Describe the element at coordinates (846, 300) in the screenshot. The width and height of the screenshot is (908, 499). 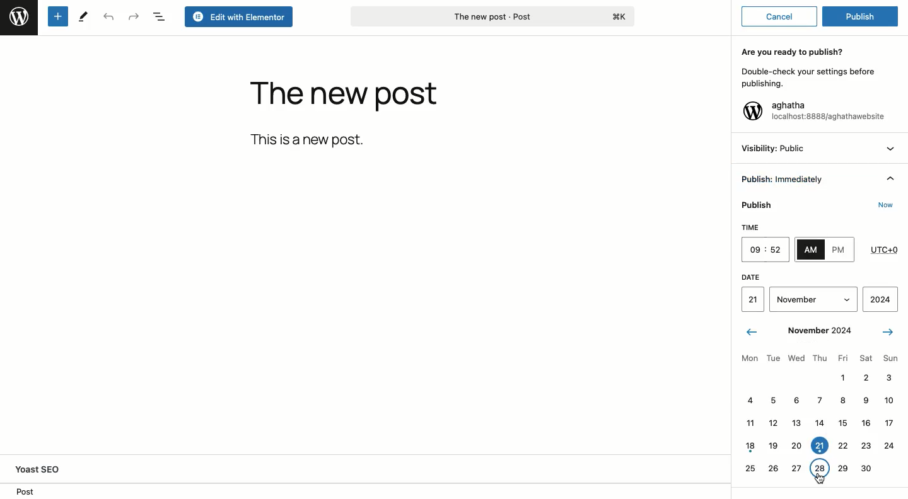
I see `Expand` at that location.